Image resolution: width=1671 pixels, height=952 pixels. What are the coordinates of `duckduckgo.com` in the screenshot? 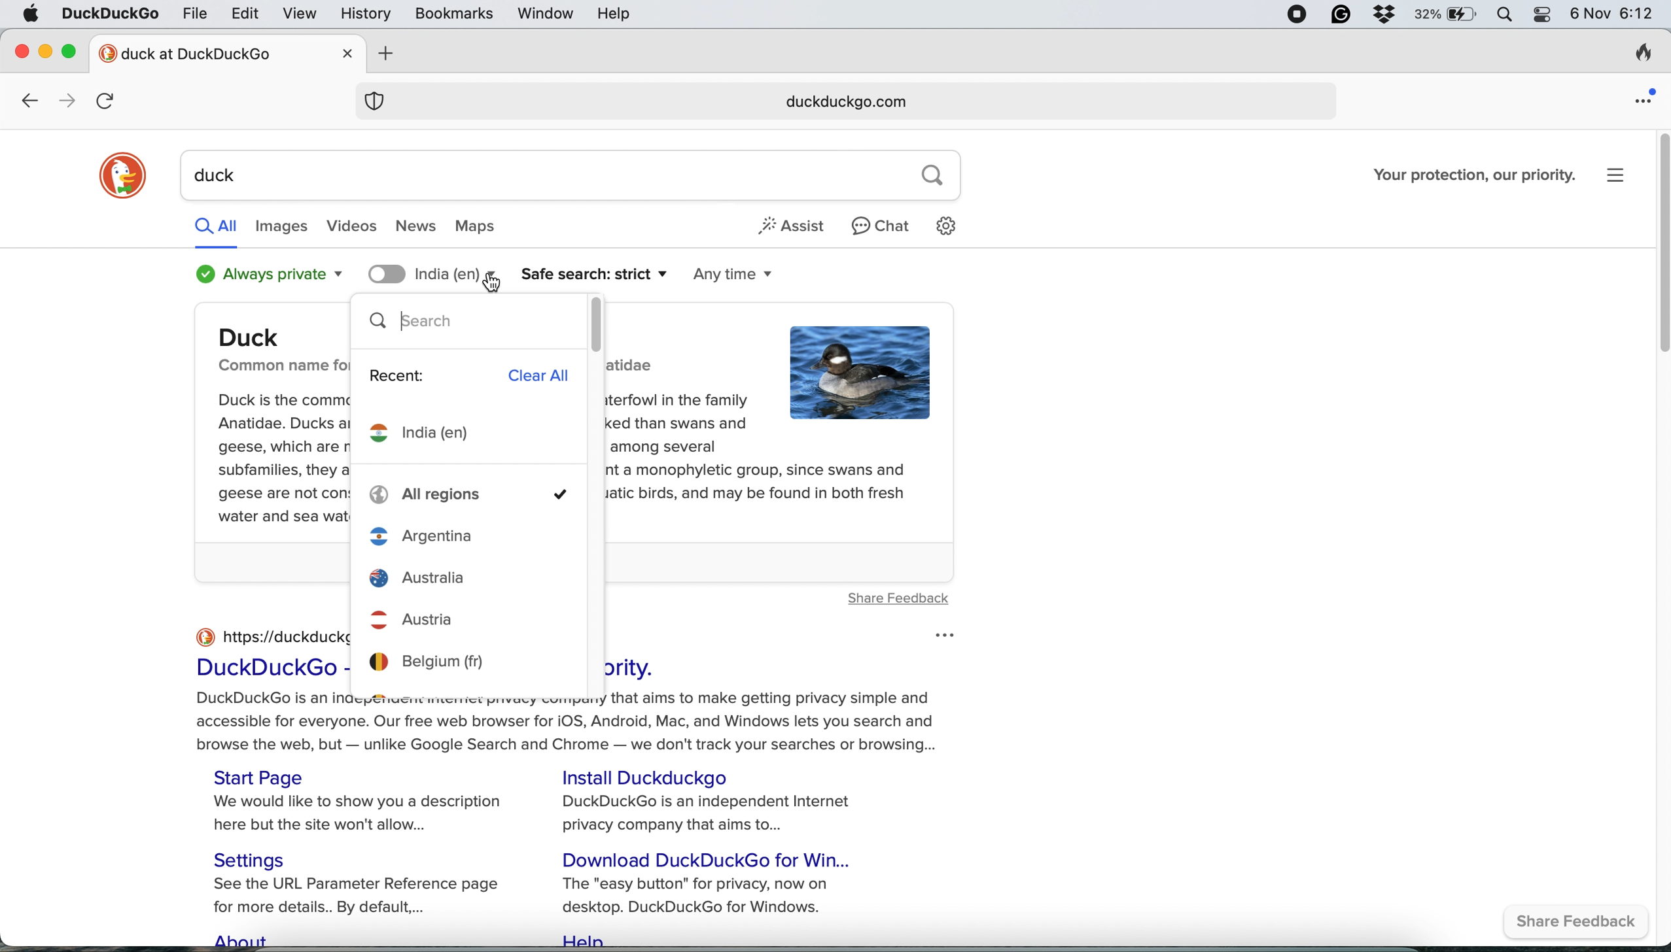 It's located at (842, 103).